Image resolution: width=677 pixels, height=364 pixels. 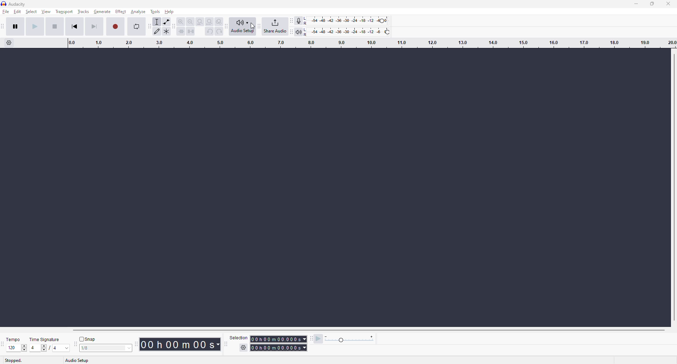 I want to click on Vertical Scrollbar, so click(x=673, y=184).